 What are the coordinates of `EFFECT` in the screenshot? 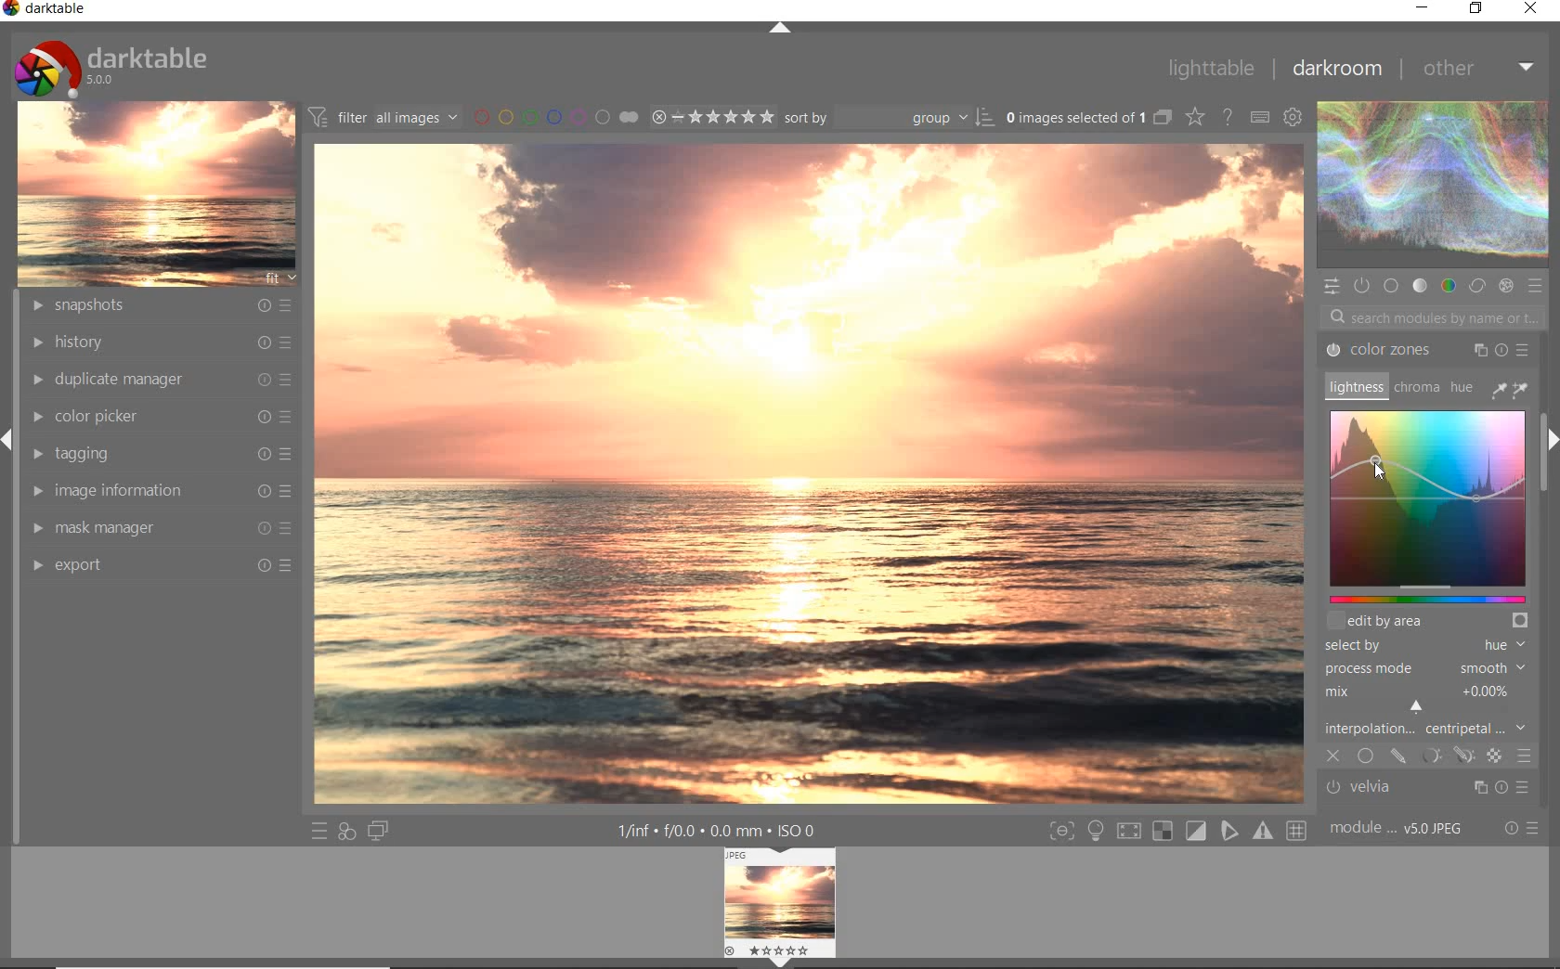 It's located at (1505, 287).